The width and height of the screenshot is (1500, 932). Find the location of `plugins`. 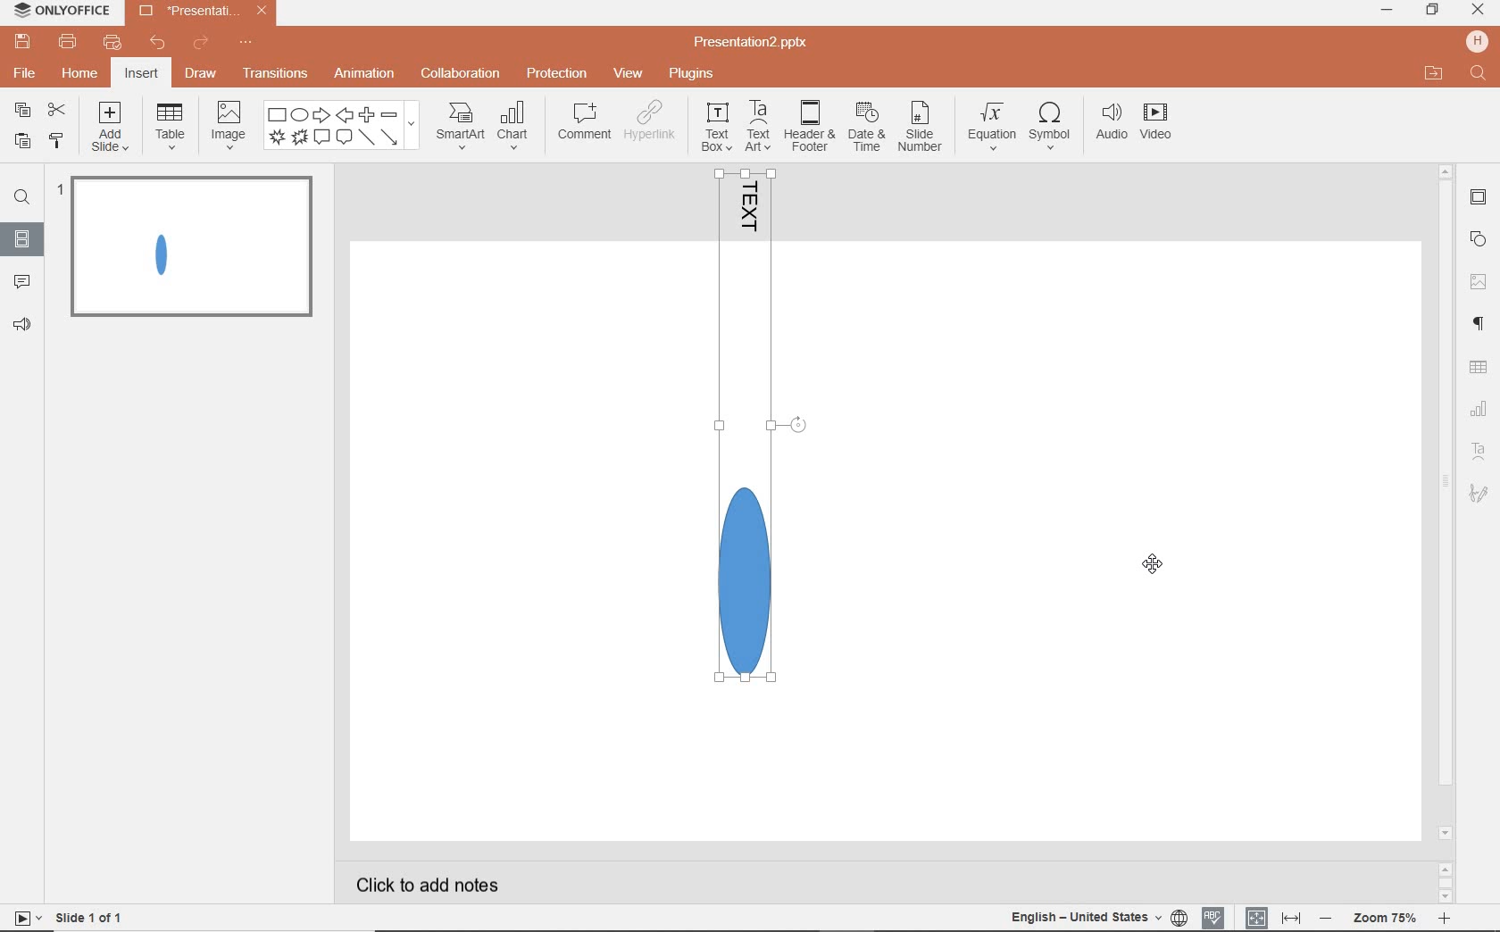

plugins is located at coordinates (690, 75).